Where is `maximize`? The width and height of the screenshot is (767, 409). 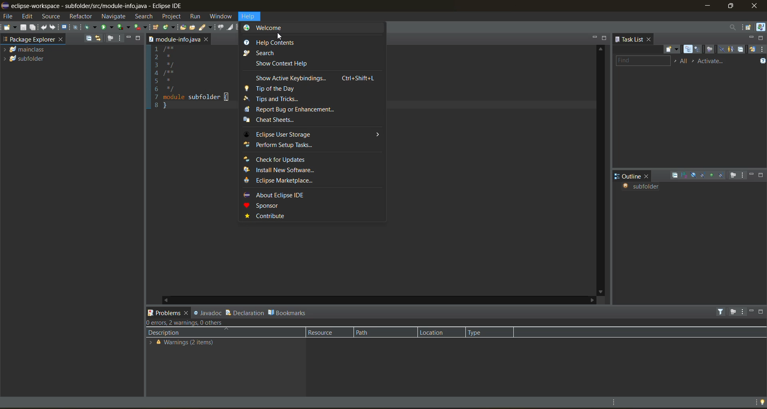
maximize is located at coordinates (732, 5).